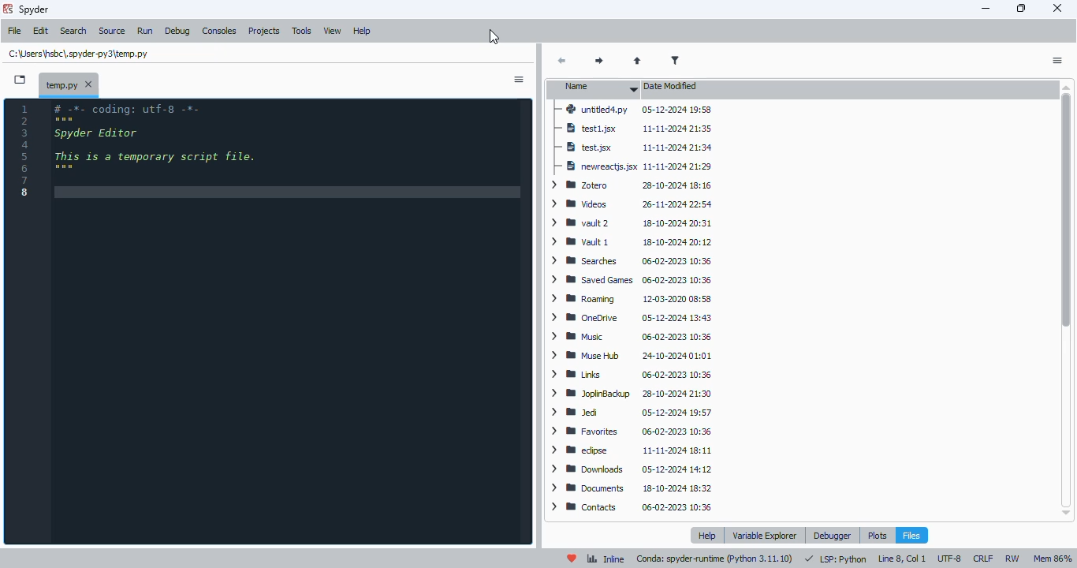 The width and height of the screenshot is (1077, 568). I want to click on Links, so click(635, 375).